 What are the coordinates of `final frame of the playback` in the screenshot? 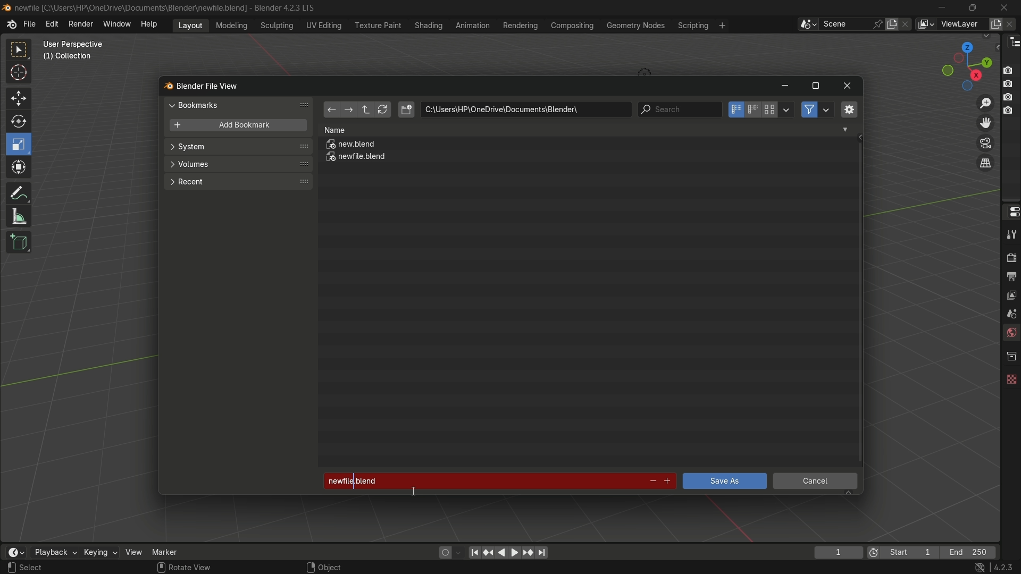 It's located at (969, 553).